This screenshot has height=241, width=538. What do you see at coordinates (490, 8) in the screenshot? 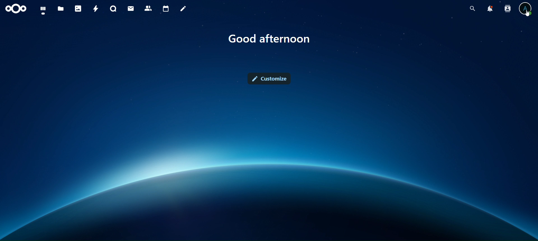
I see `notifications` at bounding box center [490, 8].